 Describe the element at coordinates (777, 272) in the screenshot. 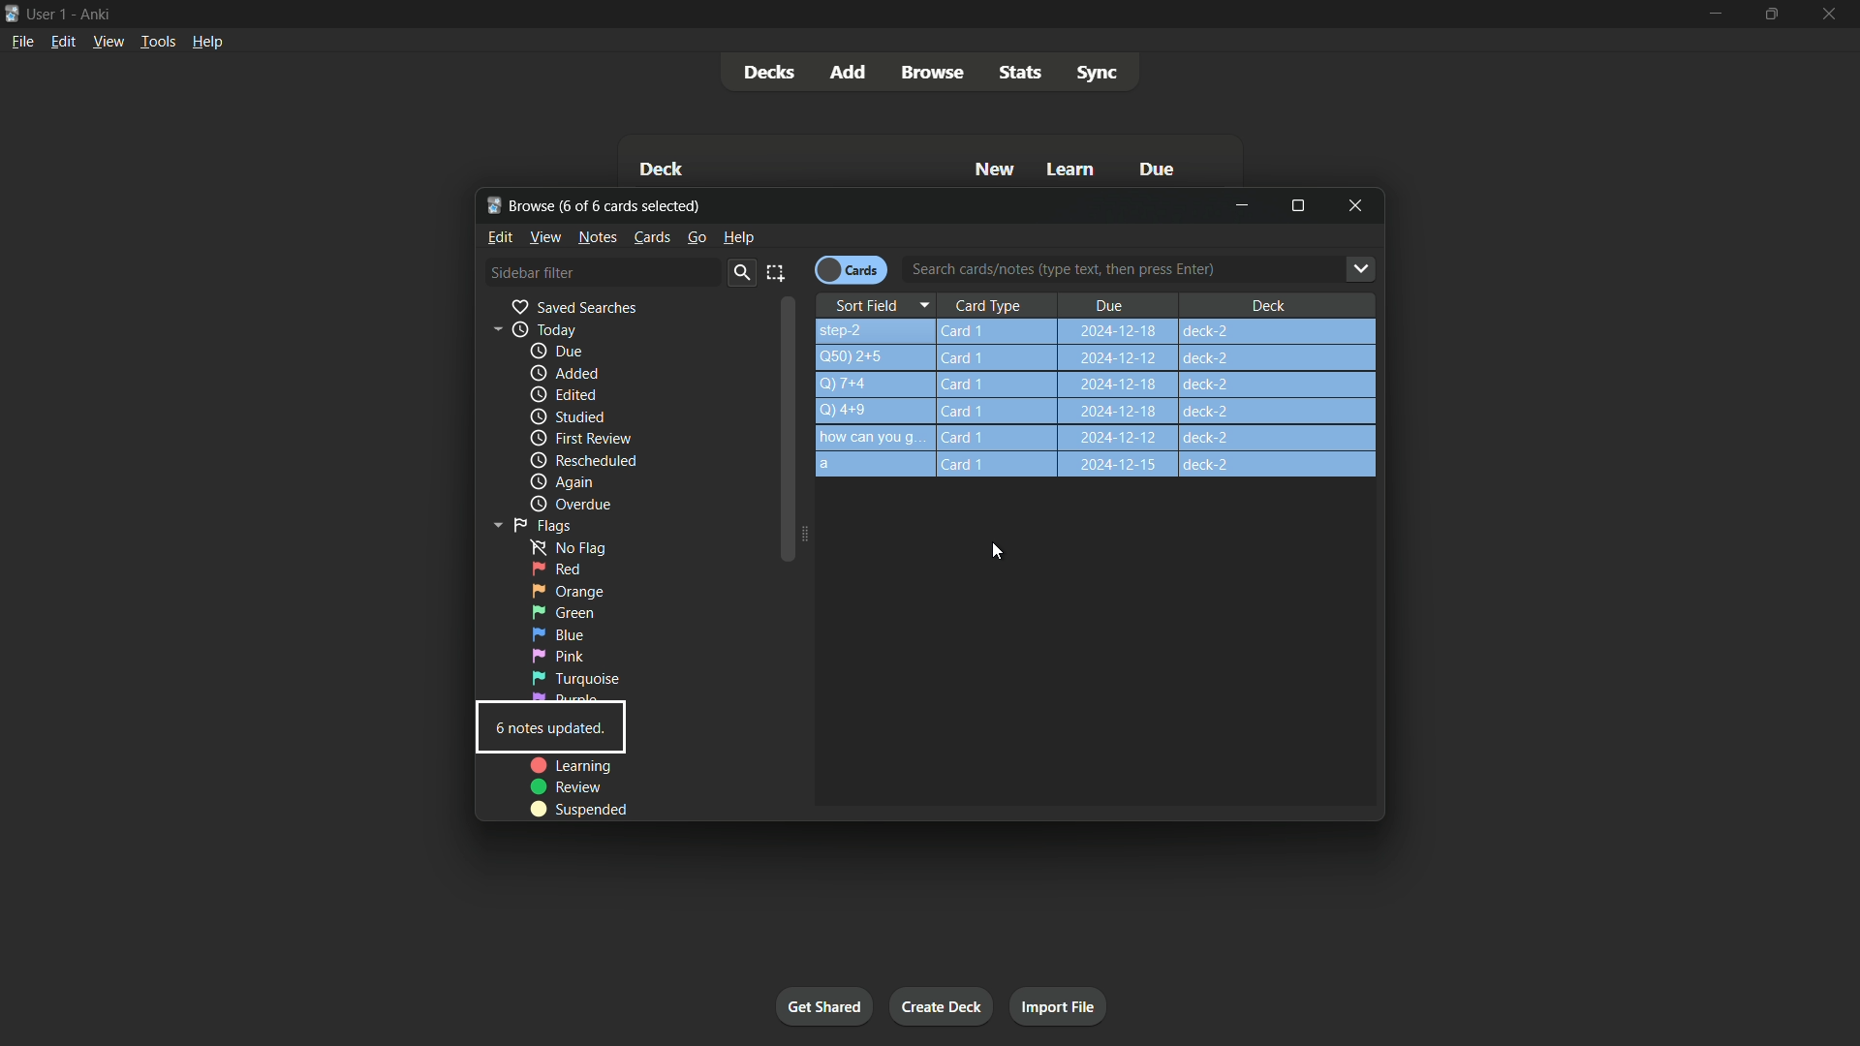

I see `select` at that location.